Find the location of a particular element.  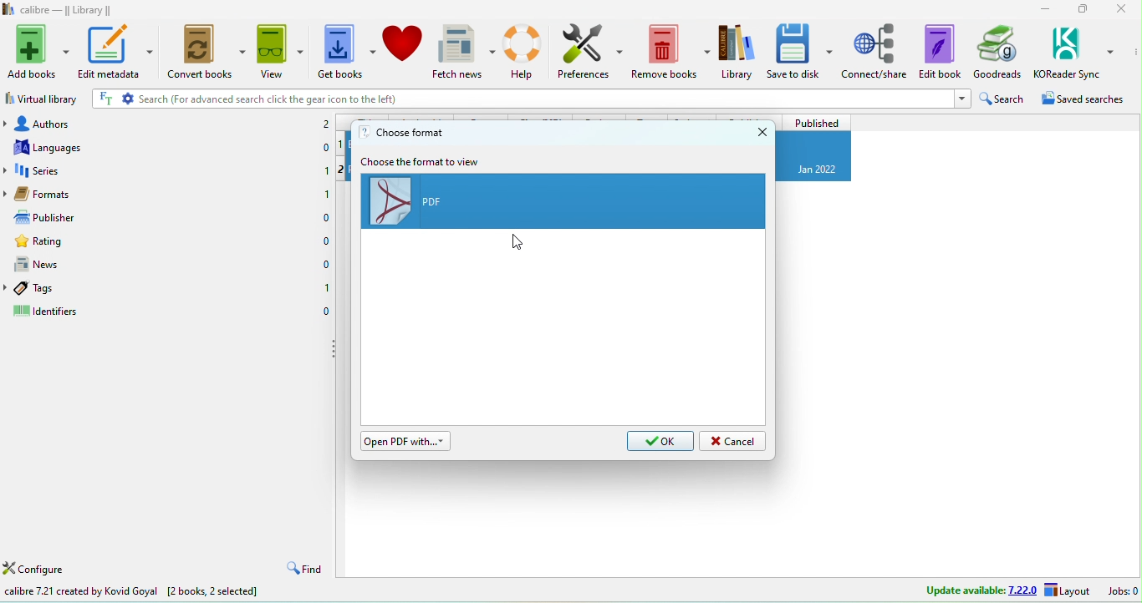

1 is located at coordinates (325, 194).